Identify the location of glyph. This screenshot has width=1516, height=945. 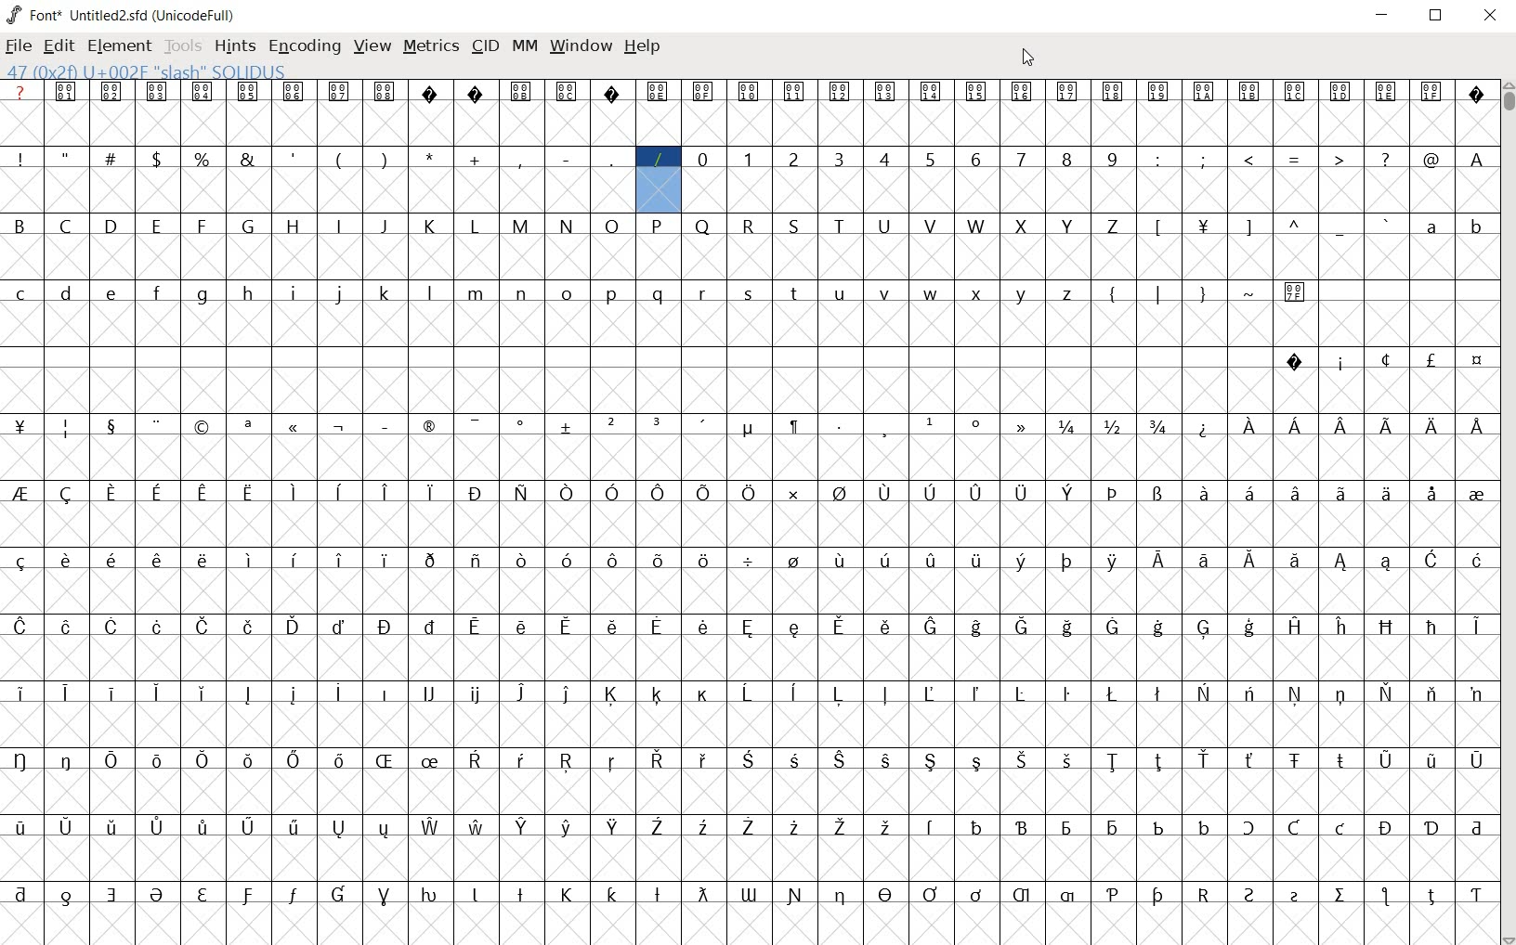
(840, 93).